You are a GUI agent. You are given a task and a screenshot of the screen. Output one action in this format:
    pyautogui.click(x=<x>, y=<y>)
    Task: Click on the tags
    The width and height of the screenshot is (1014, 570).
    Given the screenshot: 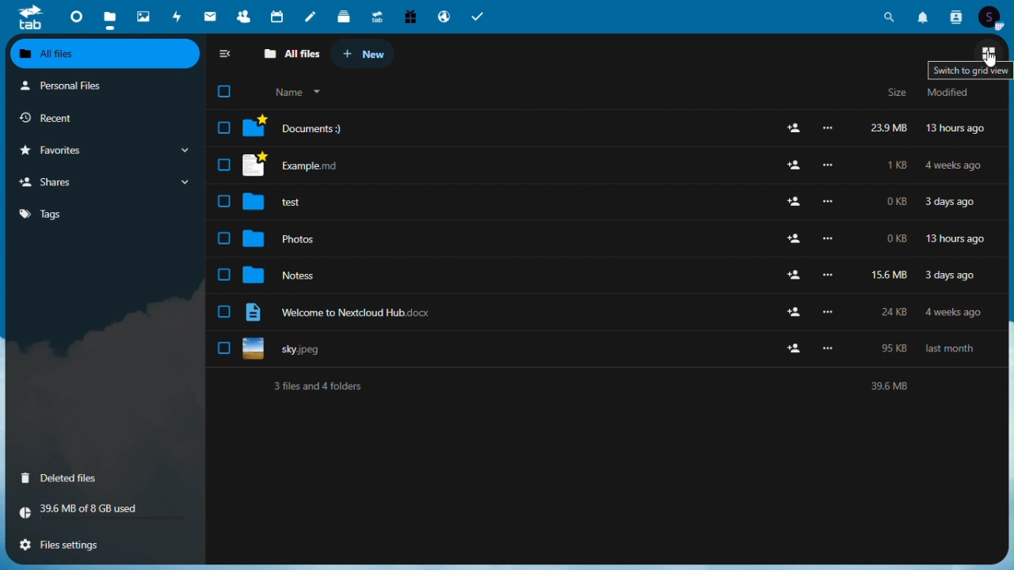 What is the action you would take?
    pyautogui.click(x=103, y=215)
    